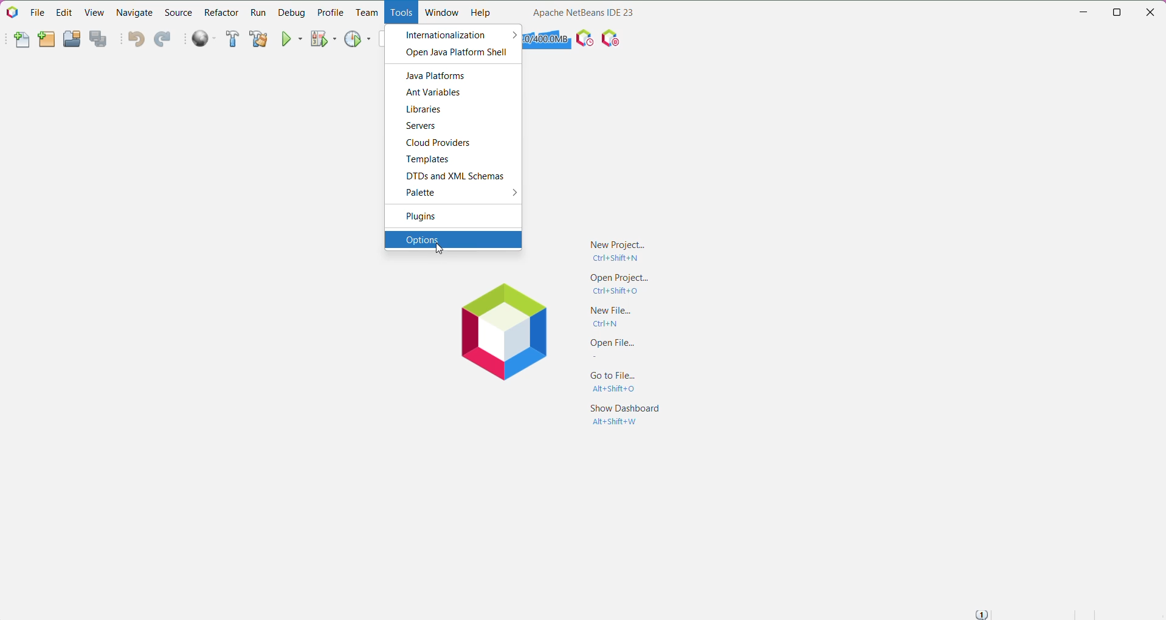  I want to click on Run All, so click(205, 39).